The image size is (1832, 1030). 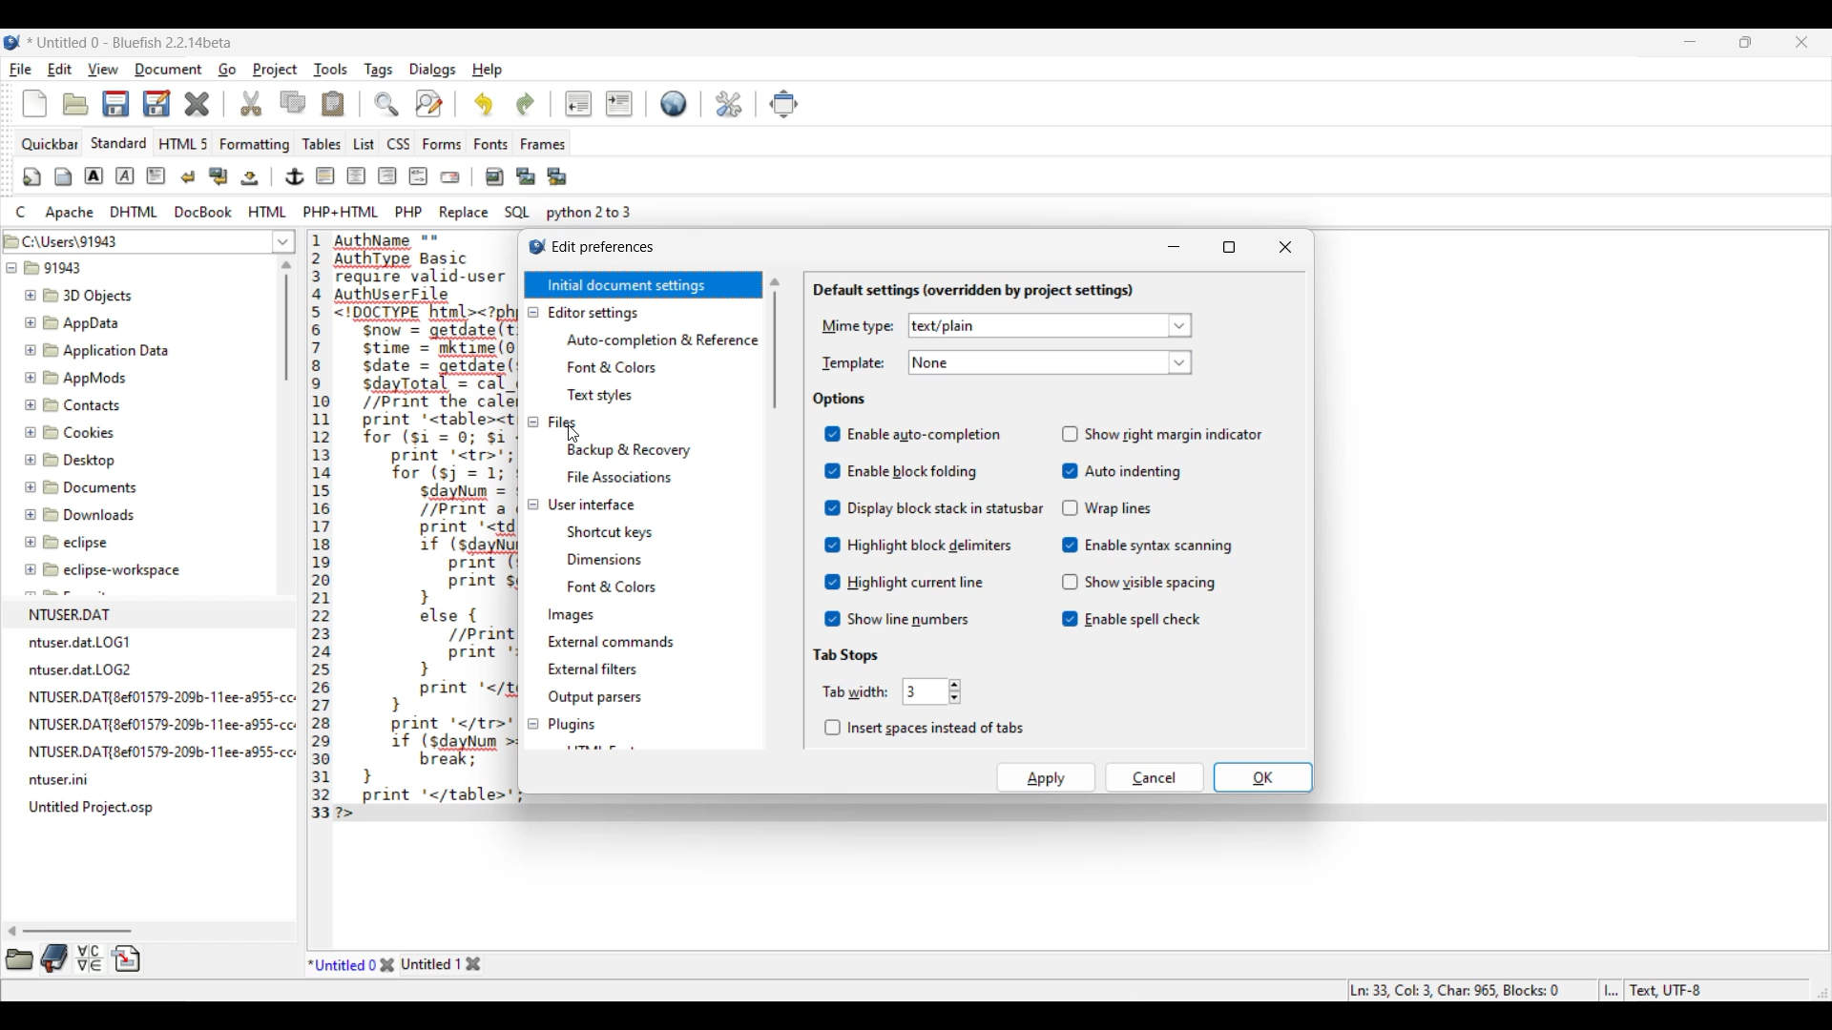 I want to click on Dialogs menu, so click(x=433, y=71).